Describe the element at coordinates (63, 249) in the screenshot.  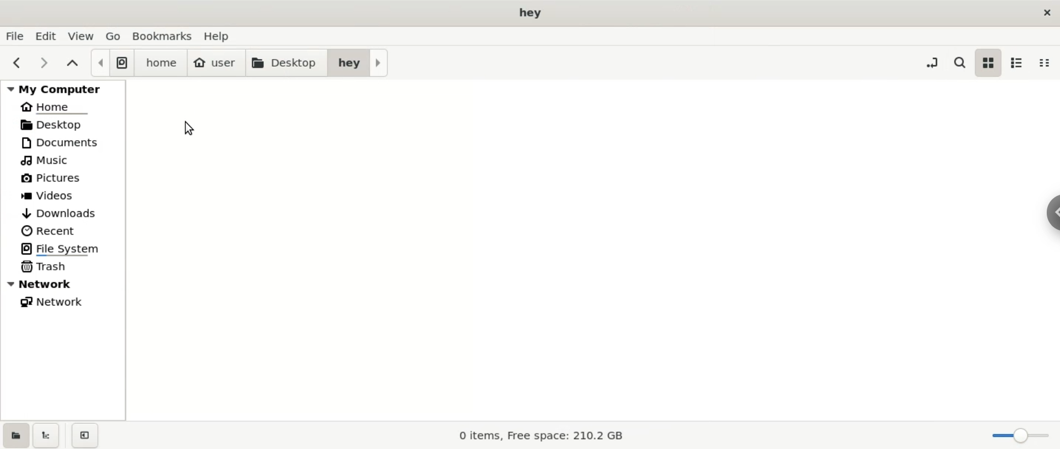
I see `file system` at that location.